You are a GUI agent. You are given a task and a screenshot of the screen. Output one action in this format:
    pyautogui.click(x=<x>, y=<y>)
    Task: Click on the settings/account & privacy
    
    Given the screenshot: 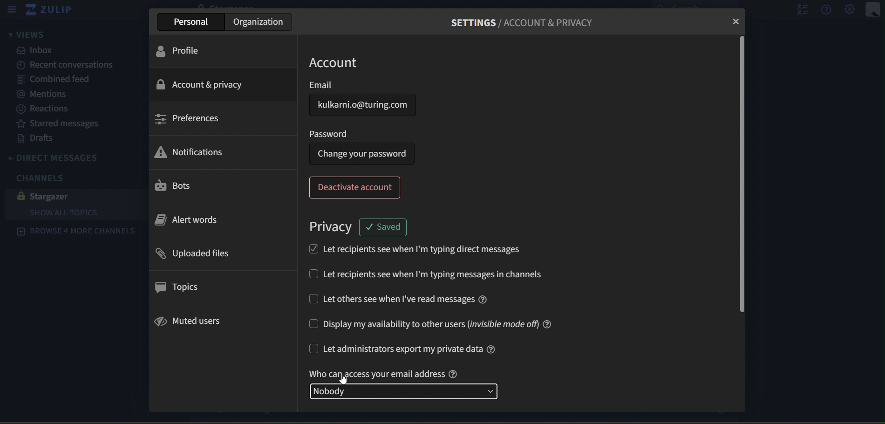 What is the action you would take?
    pyautogui.click(x=527, y=24)
    